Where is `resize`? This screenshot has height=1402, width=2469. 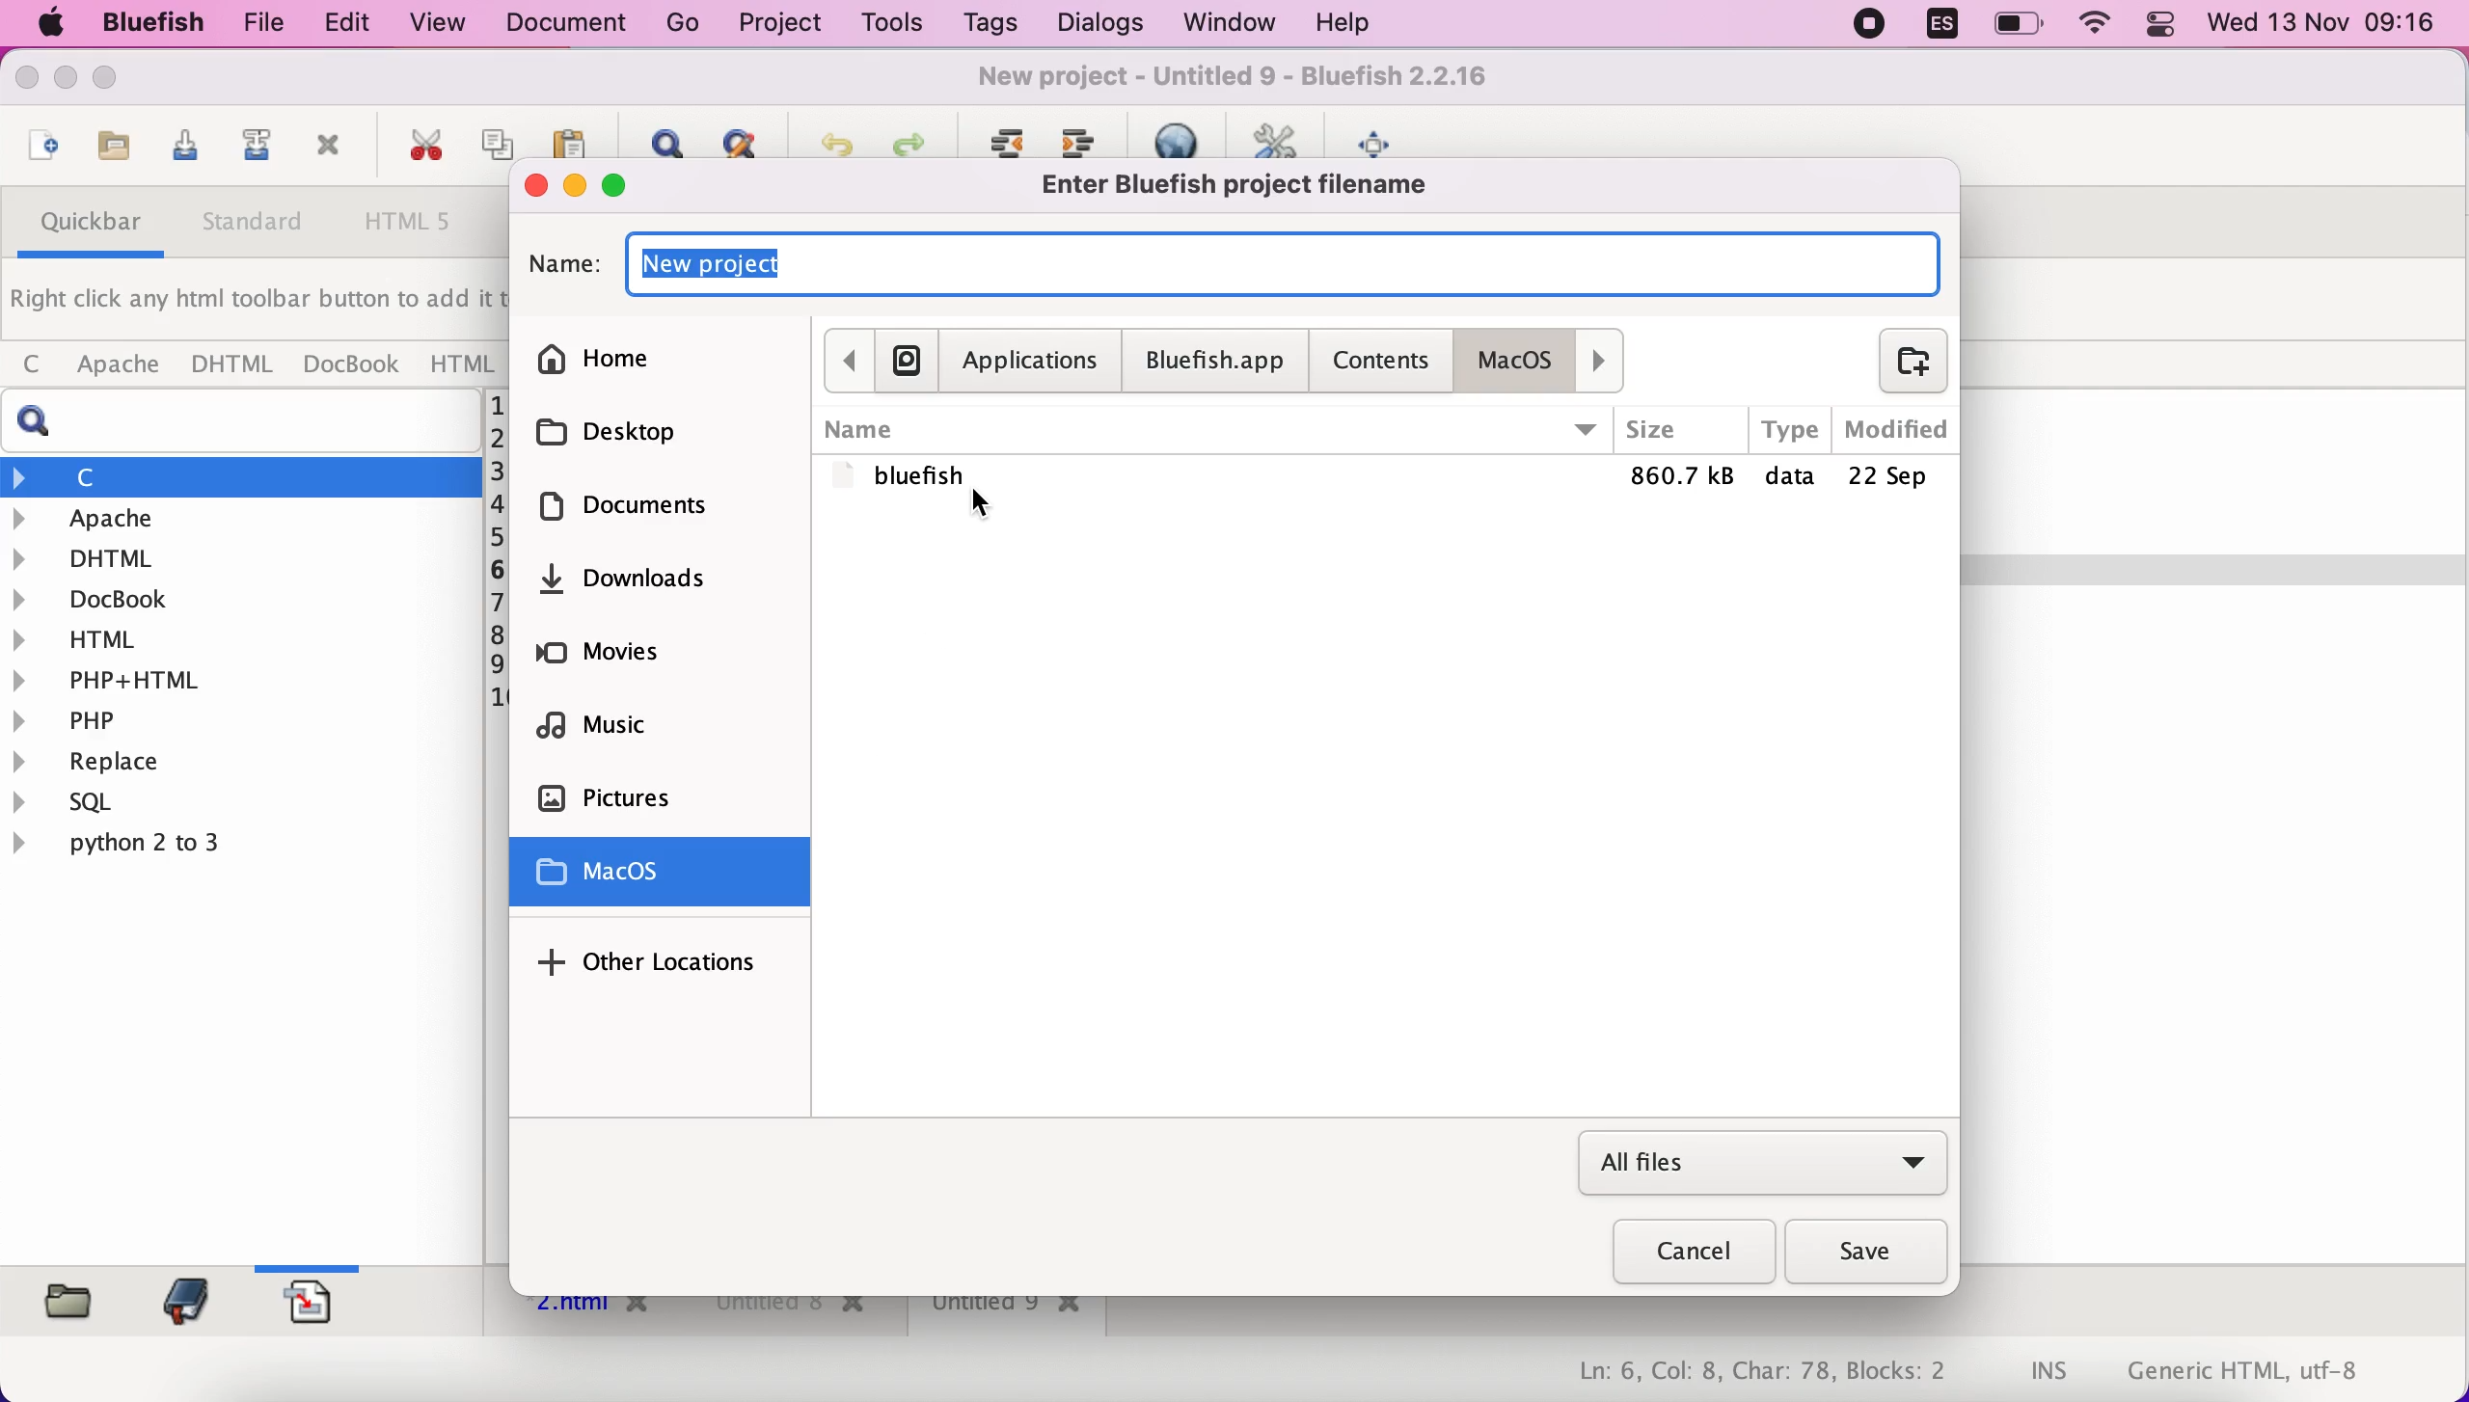
resize is located at coordinates (66, 83).